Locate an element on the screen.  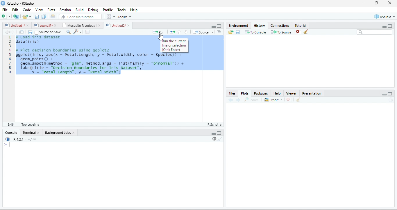
maximize is located at coordinates (219, 26).